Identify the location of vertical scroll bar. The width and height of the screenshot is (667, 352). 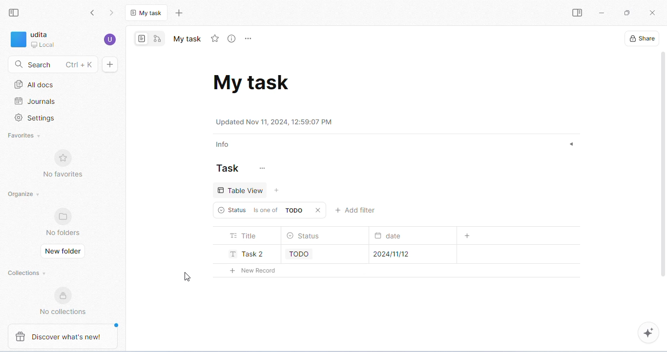
(663, 170).